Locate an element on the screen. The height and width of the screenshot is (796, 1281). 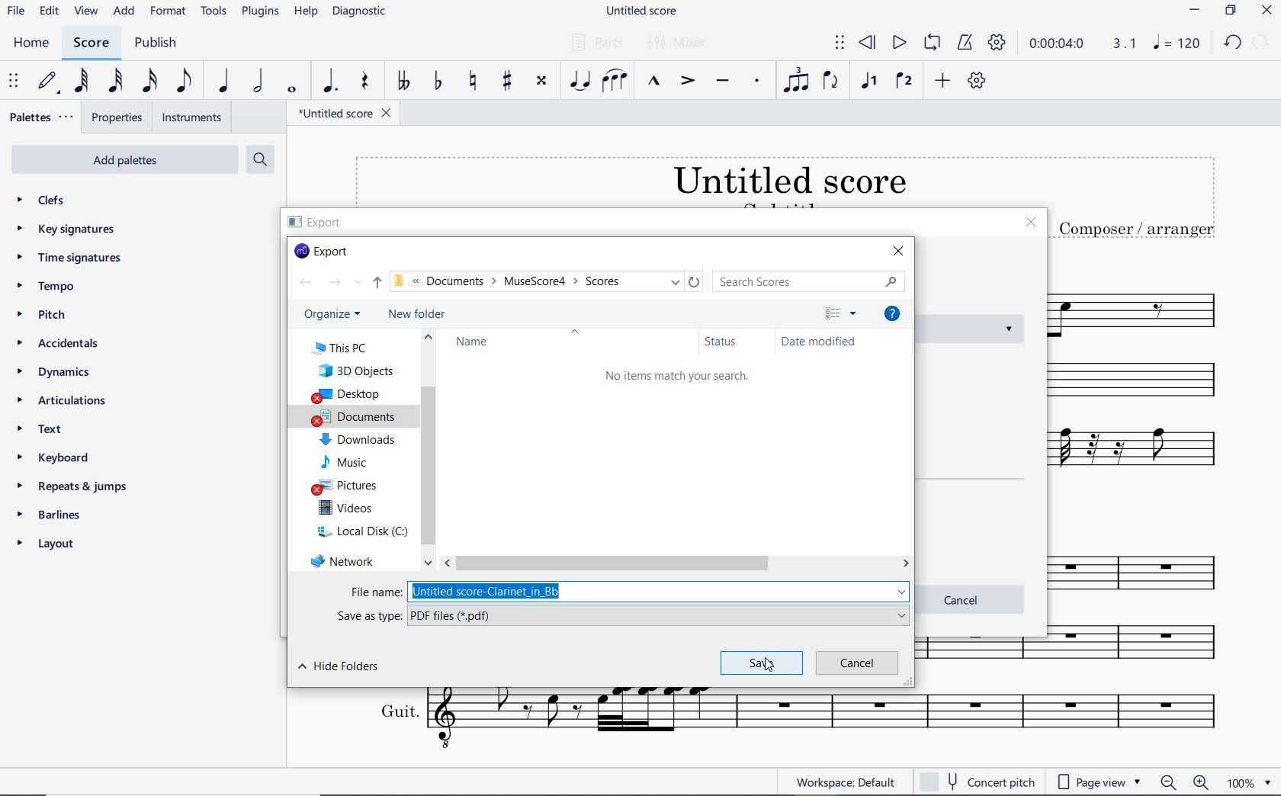
SLUR is located at coordinates (614, 79).